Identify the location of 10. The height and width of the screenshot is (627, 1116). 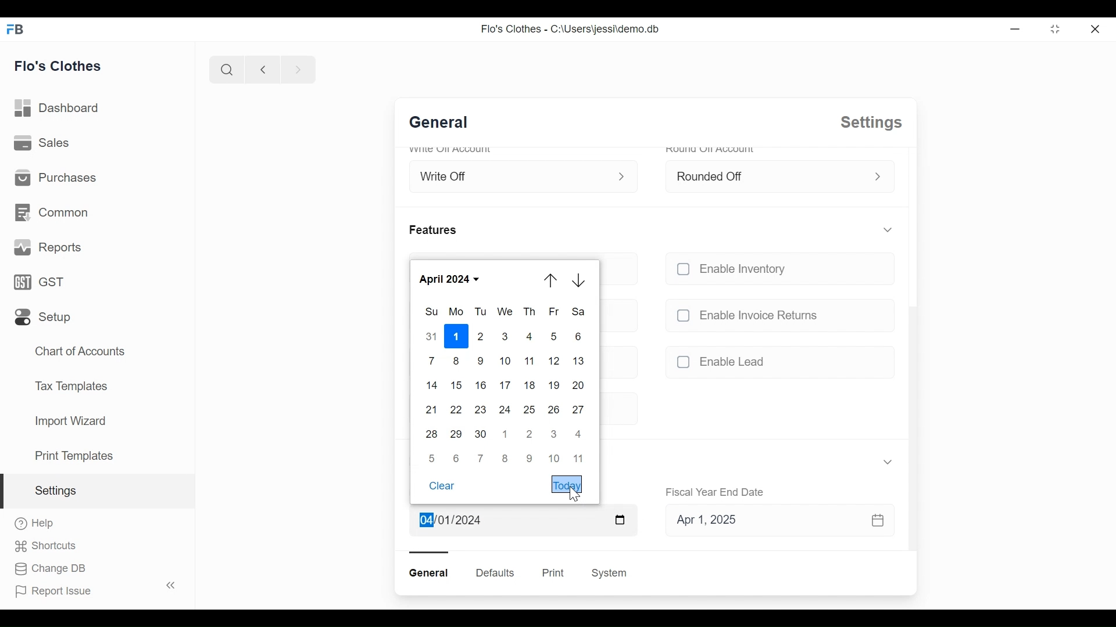
(553, 457).